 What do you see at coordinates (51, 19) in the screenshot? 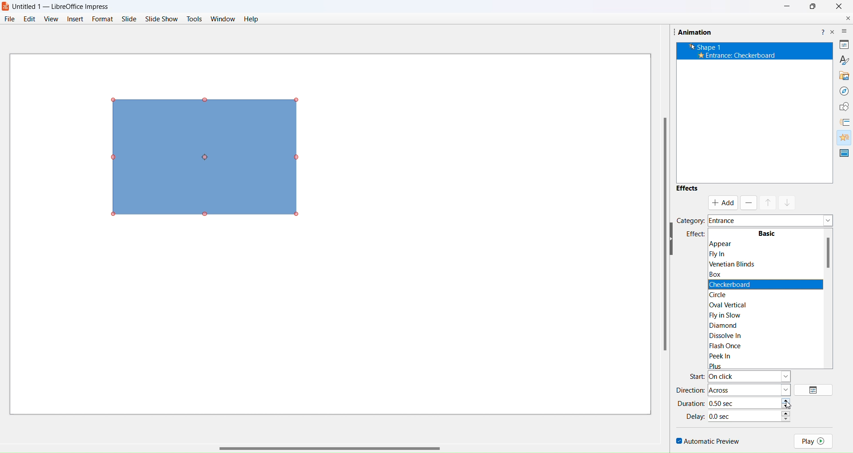
I see `view` at bounding box center [51, 19].